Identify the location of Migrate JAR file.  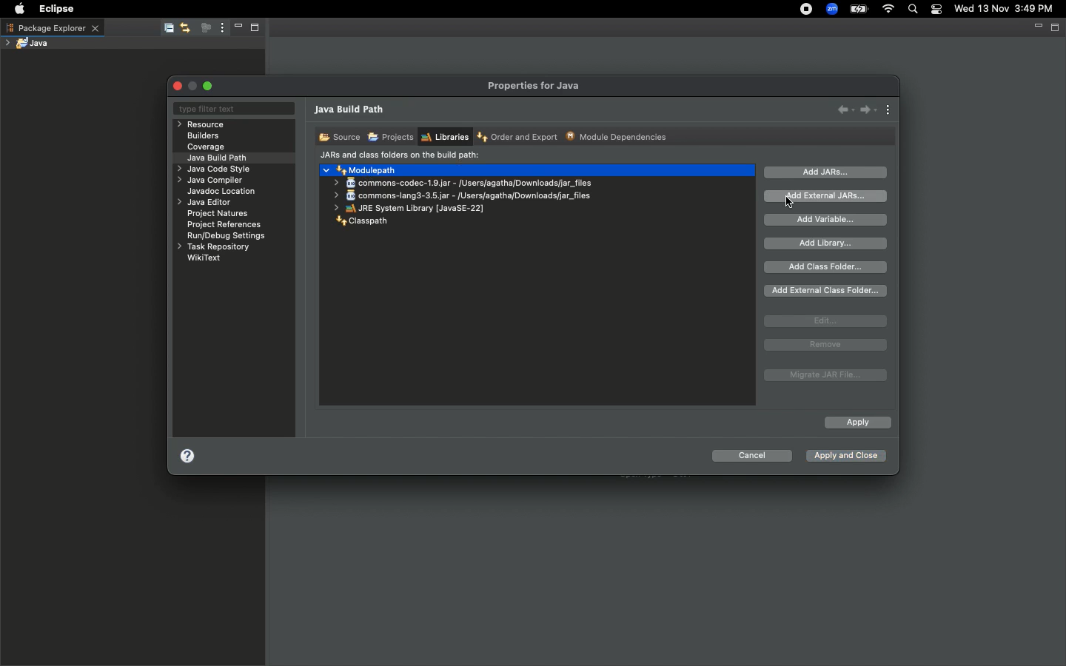
(823, 376).